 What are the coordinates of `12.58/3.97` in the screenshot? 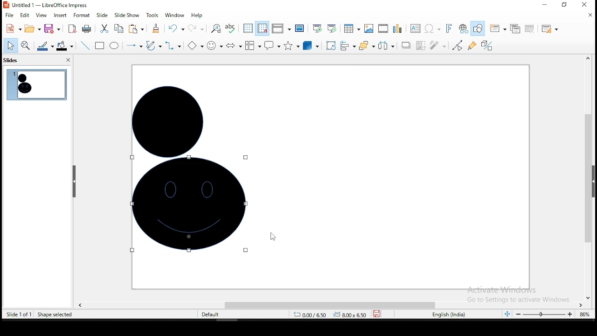 It's located at (314, 314).